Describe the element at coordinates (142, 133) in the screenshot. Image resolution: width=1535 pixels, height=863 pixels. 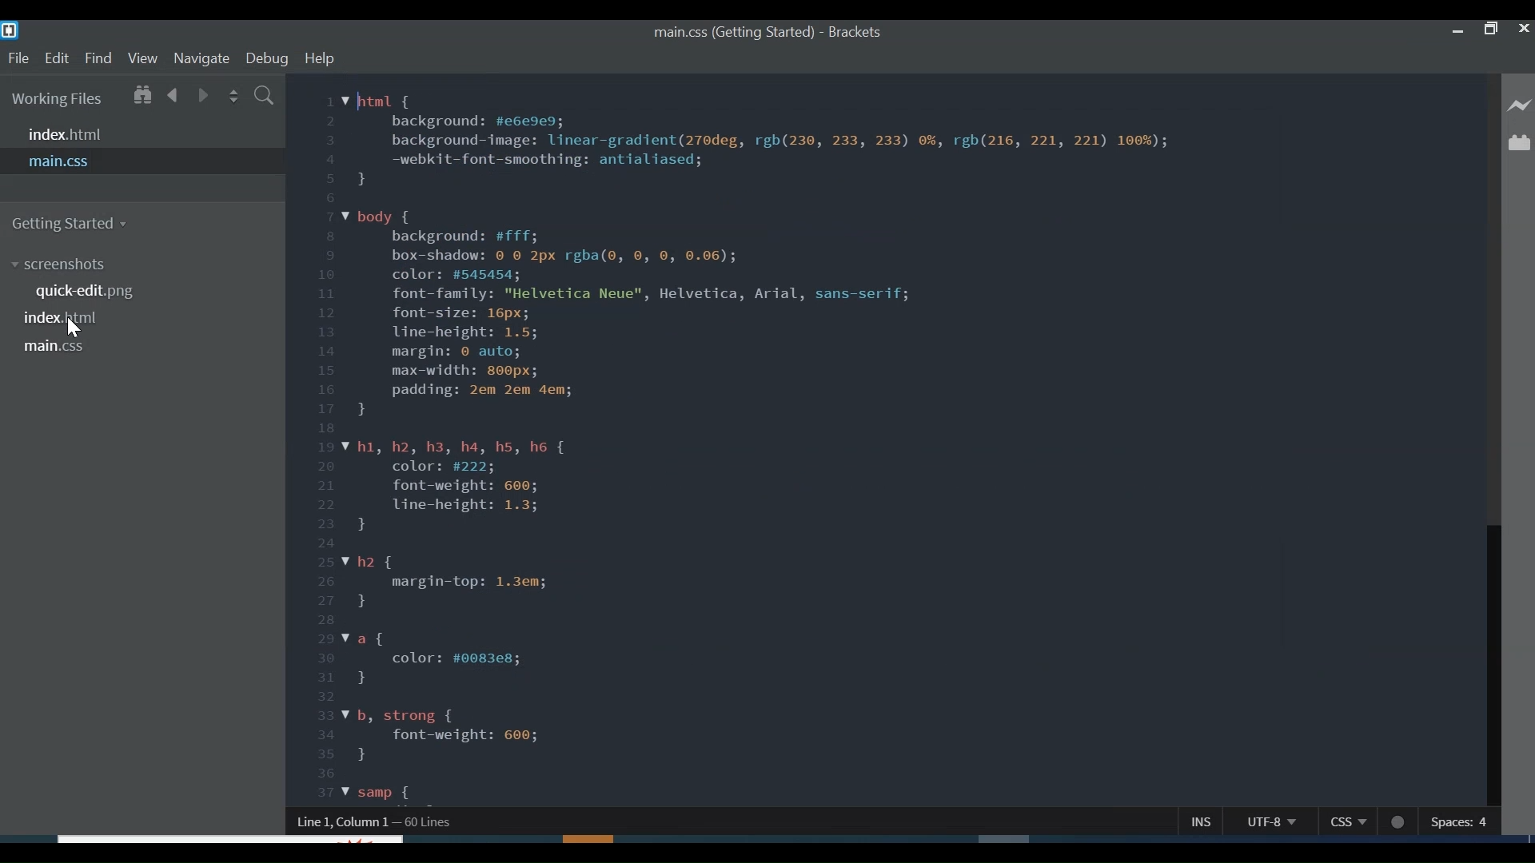
I see `index.html` at that location.